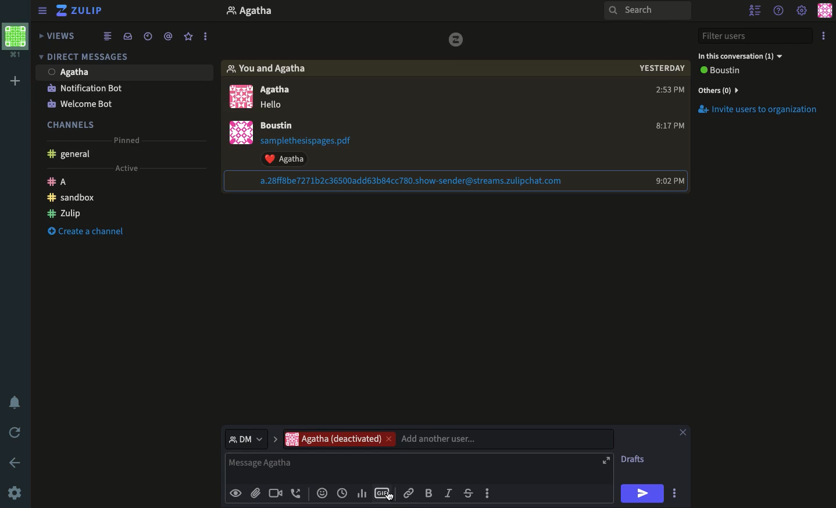 This screenshot has height=508, width=836. What do you see at coordinates (13, 402) in the screenshot?
I see `Notification settings` at bounding box center [13, 402].